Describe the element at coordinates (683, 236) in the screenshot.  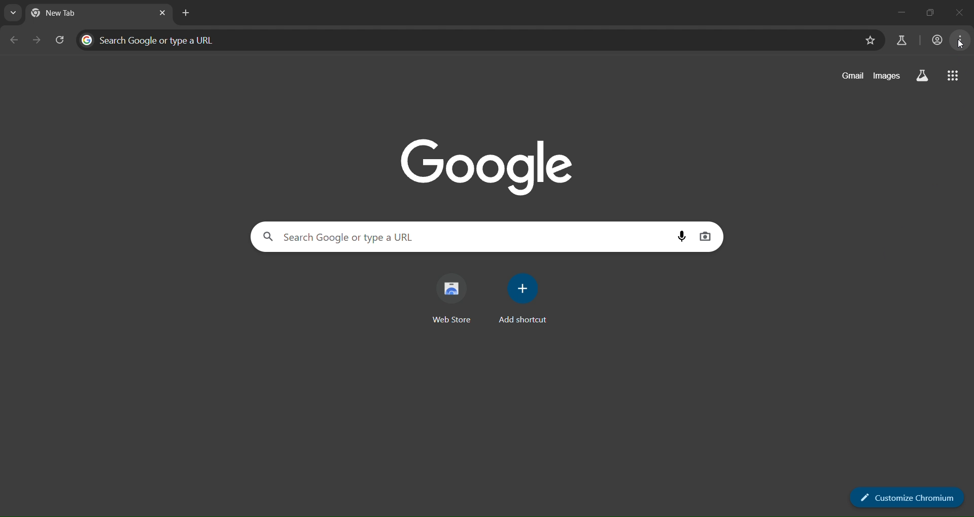
I see `voice search` at that location.